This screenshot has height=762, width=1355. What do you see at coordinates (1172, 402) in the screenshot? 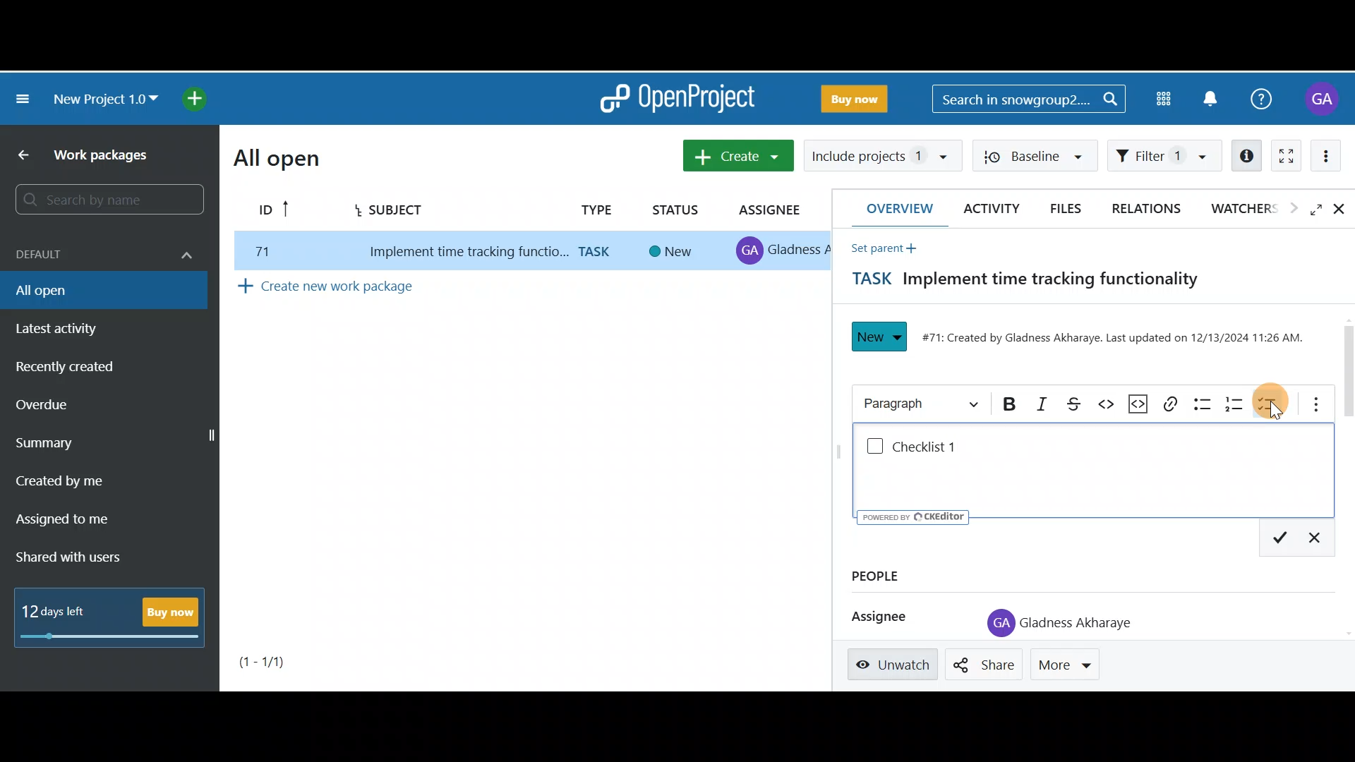
I see `Link` at bounding box center [1172, 402].